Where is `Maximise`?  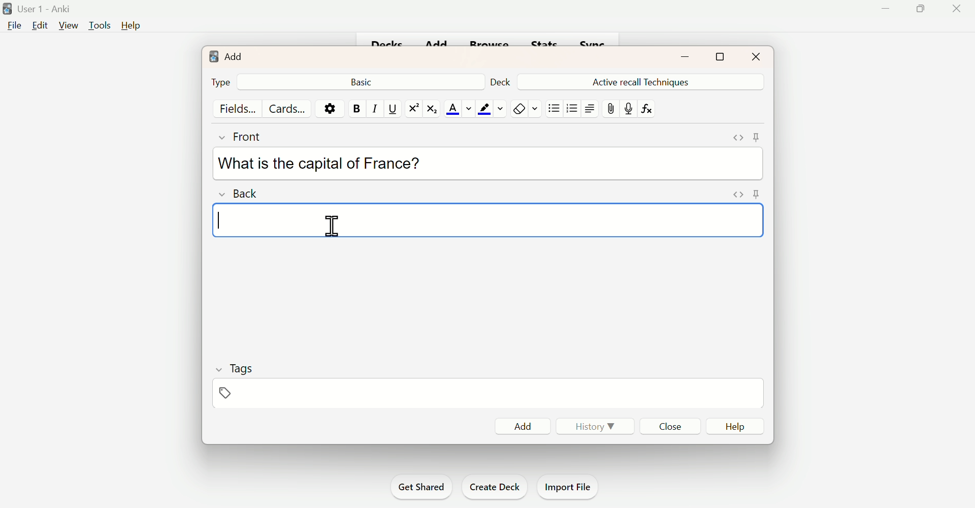 Maximise is located at coordinates (726, 56).